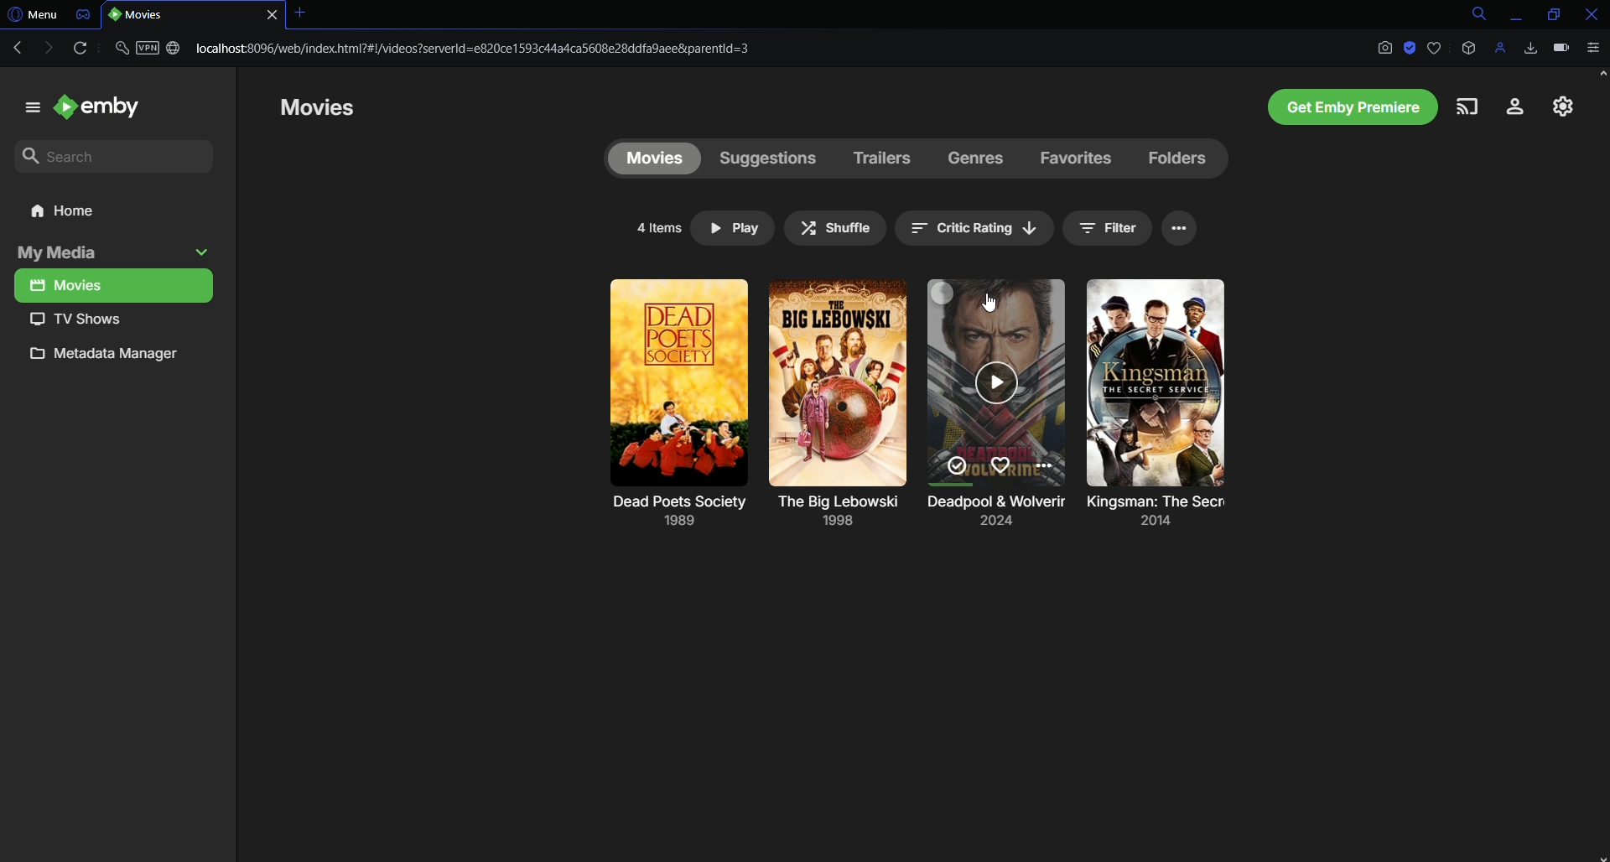  What do you see at coordinates (1434, 47) in the screenshot?
I see `Bookmark` at bounding box center [1434, 47].